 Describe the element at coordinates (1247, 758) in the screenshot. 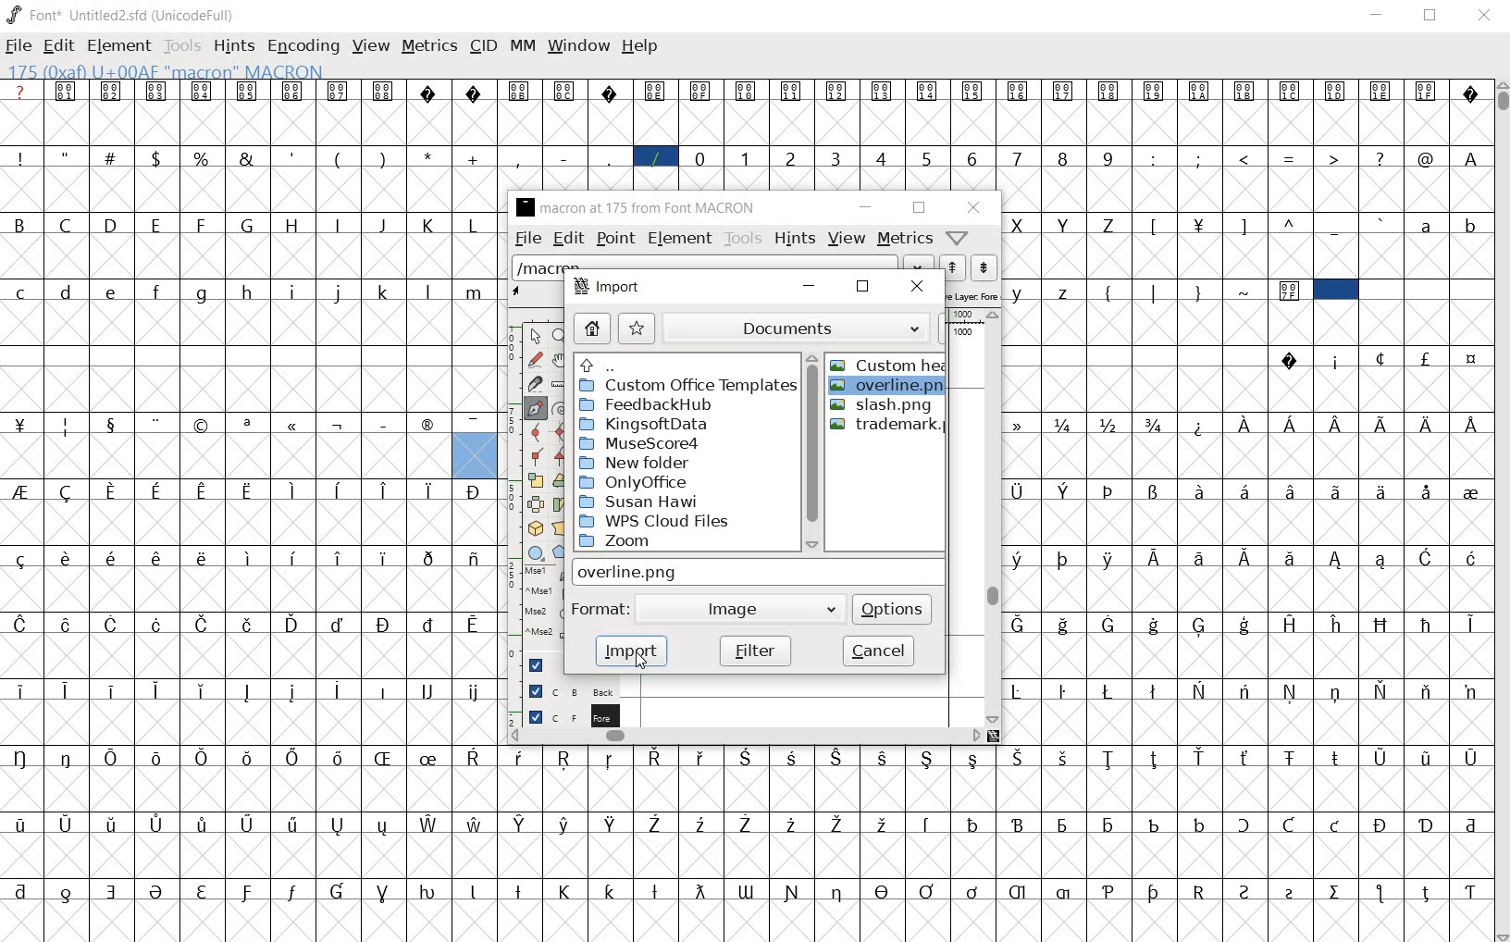

I see `Symbol` at that location.